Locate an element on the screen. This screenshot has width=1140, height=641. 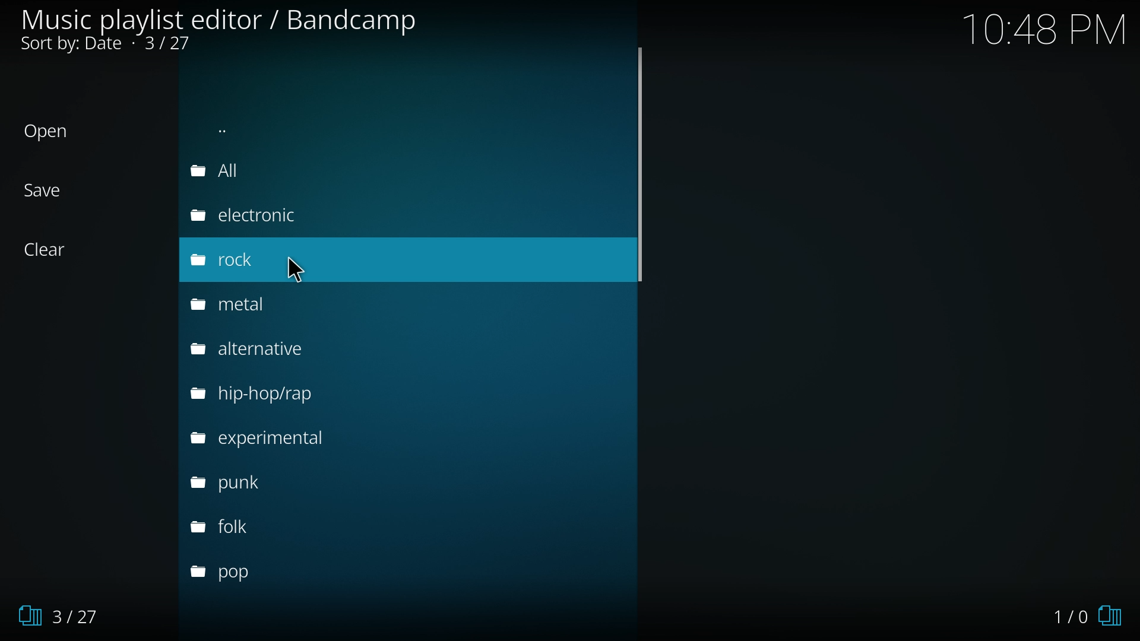
electronic is located at coordinates (256, 215).